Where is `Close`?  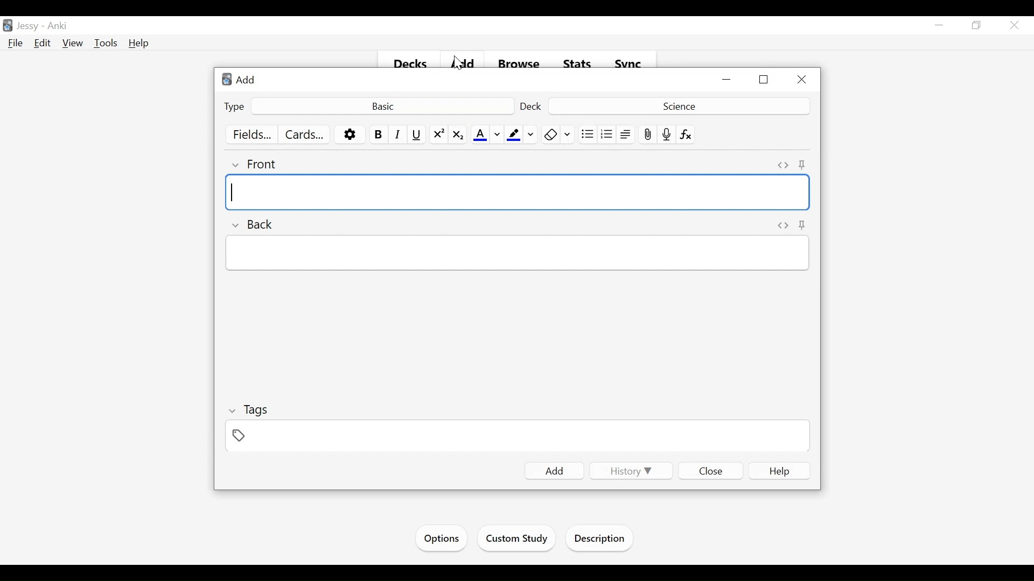
Close is located at coordinates (801, 80).